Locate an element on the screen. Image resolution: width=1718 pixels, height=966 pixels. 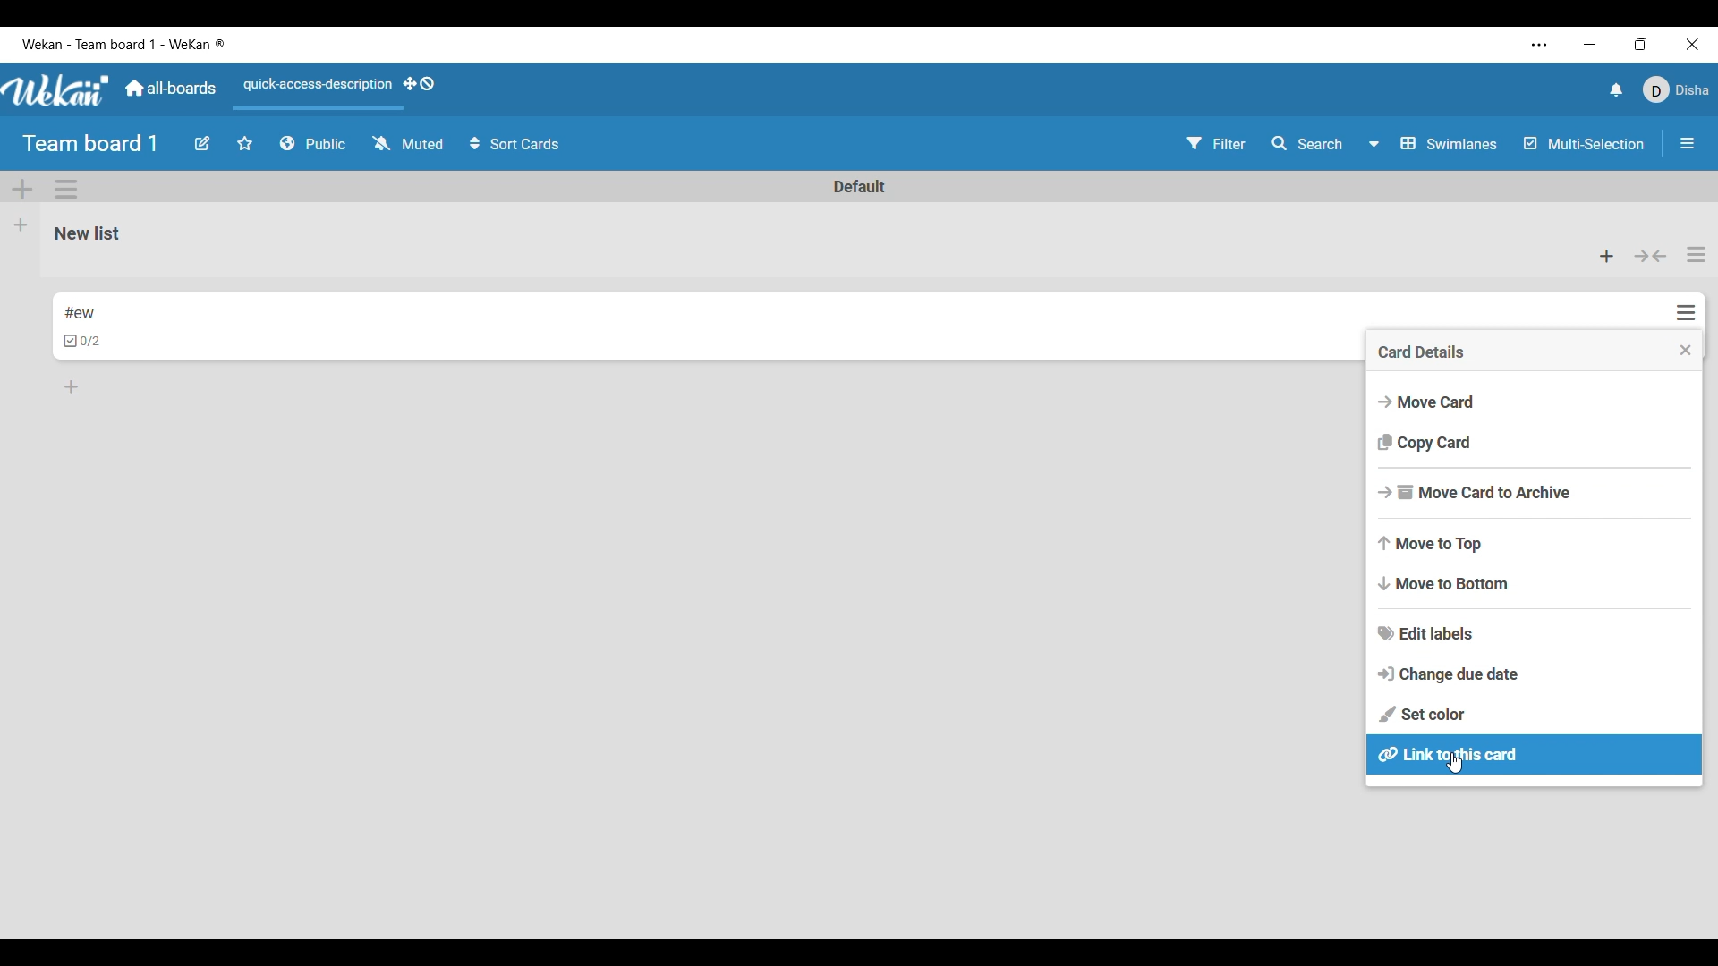
Search is located at coordinates (1307, 144).